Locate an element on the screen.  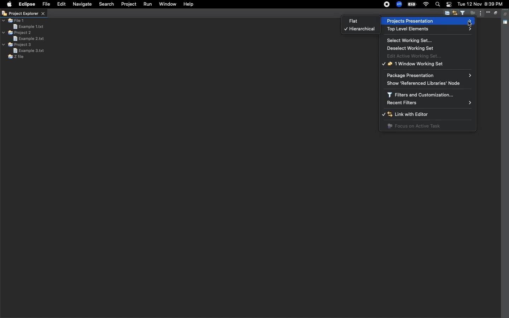
File is located at coordinates (46, 4).